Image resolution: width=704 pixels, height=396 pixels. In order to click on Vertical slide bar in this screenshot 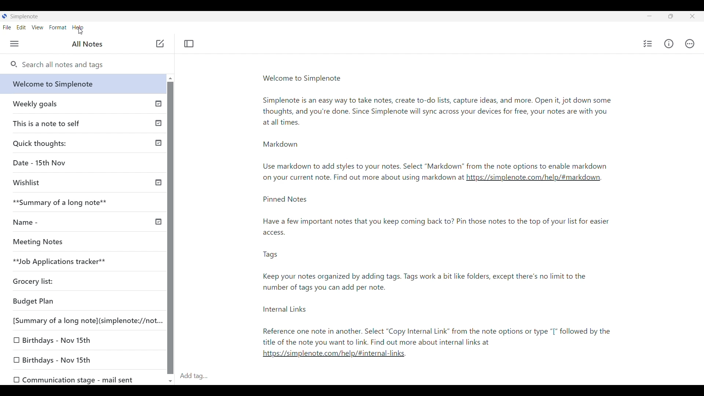, I will do `click(170, 228)`.